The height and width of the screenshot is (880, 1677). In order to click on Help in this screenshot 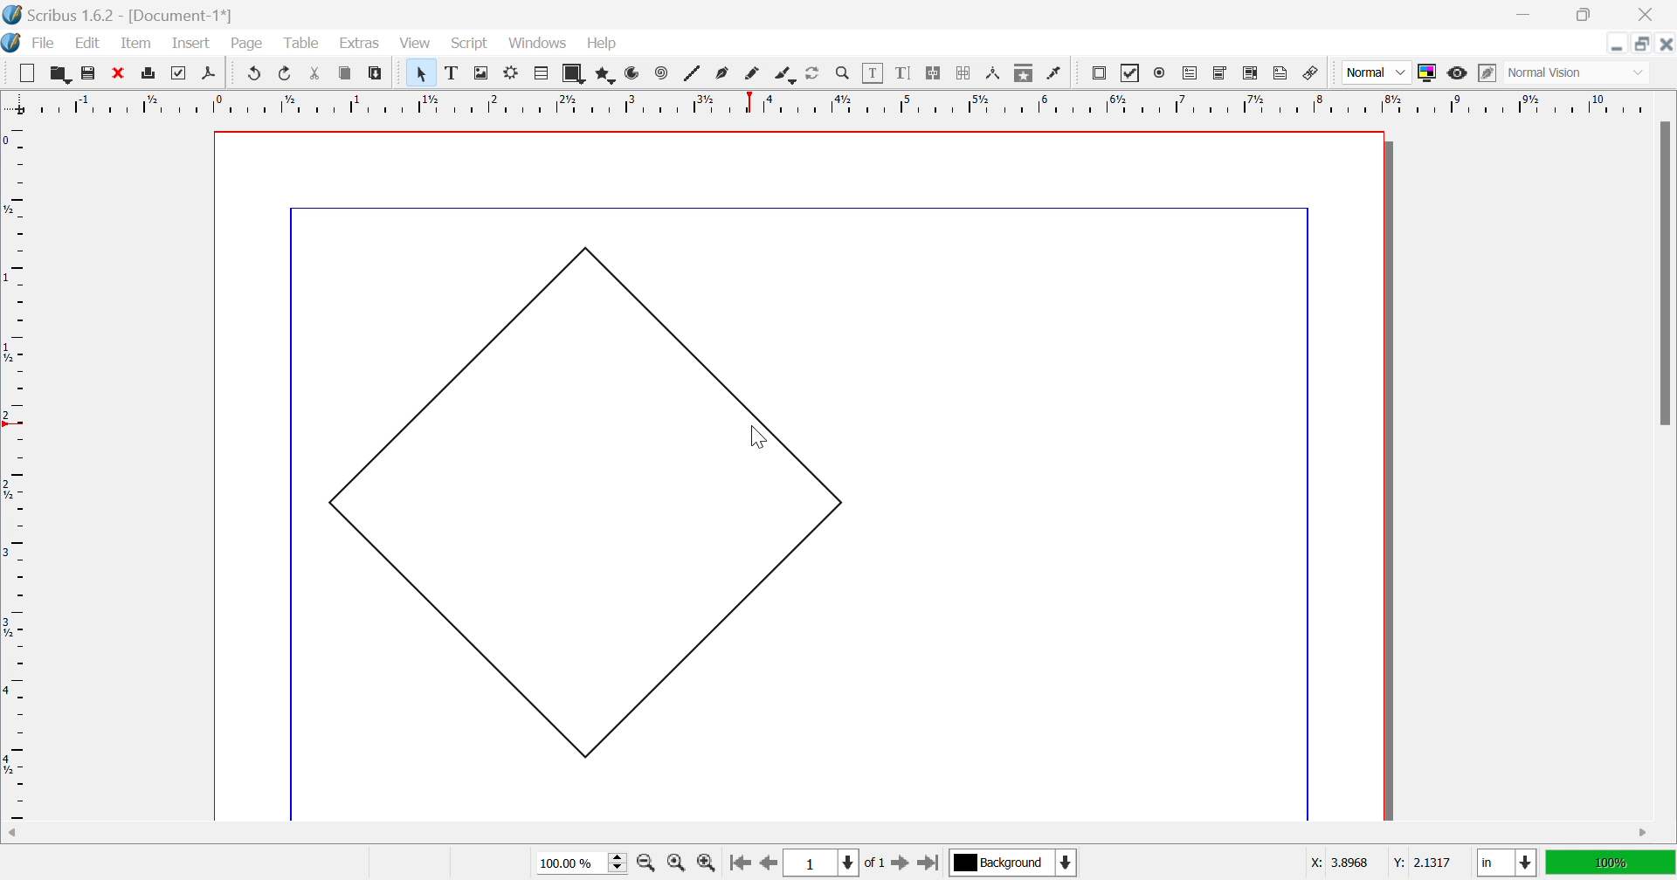, I will do `click(603, 44)`.